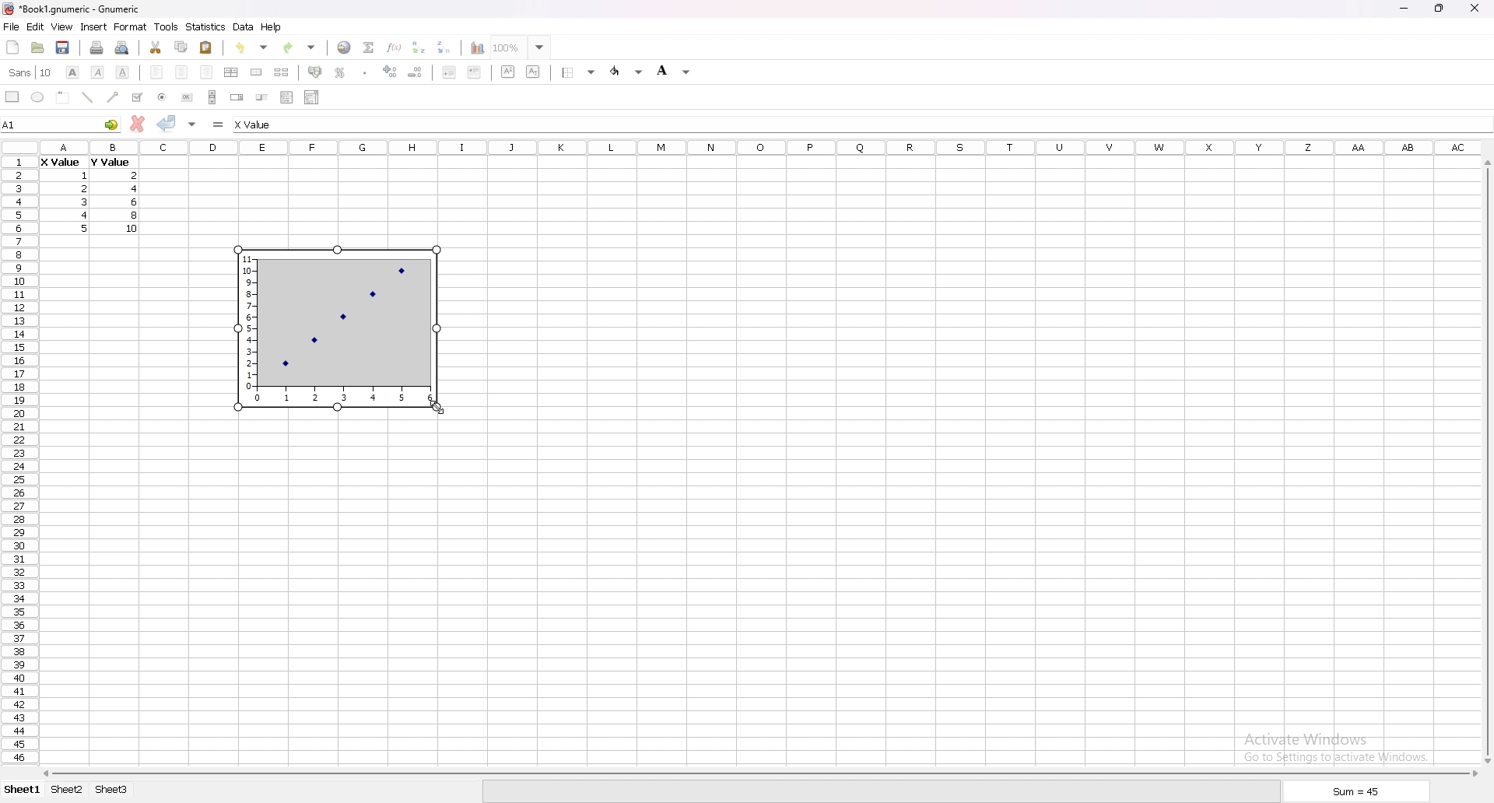 This screenshot has height=803, width=1494. I want to click on help, so click(272, 26).